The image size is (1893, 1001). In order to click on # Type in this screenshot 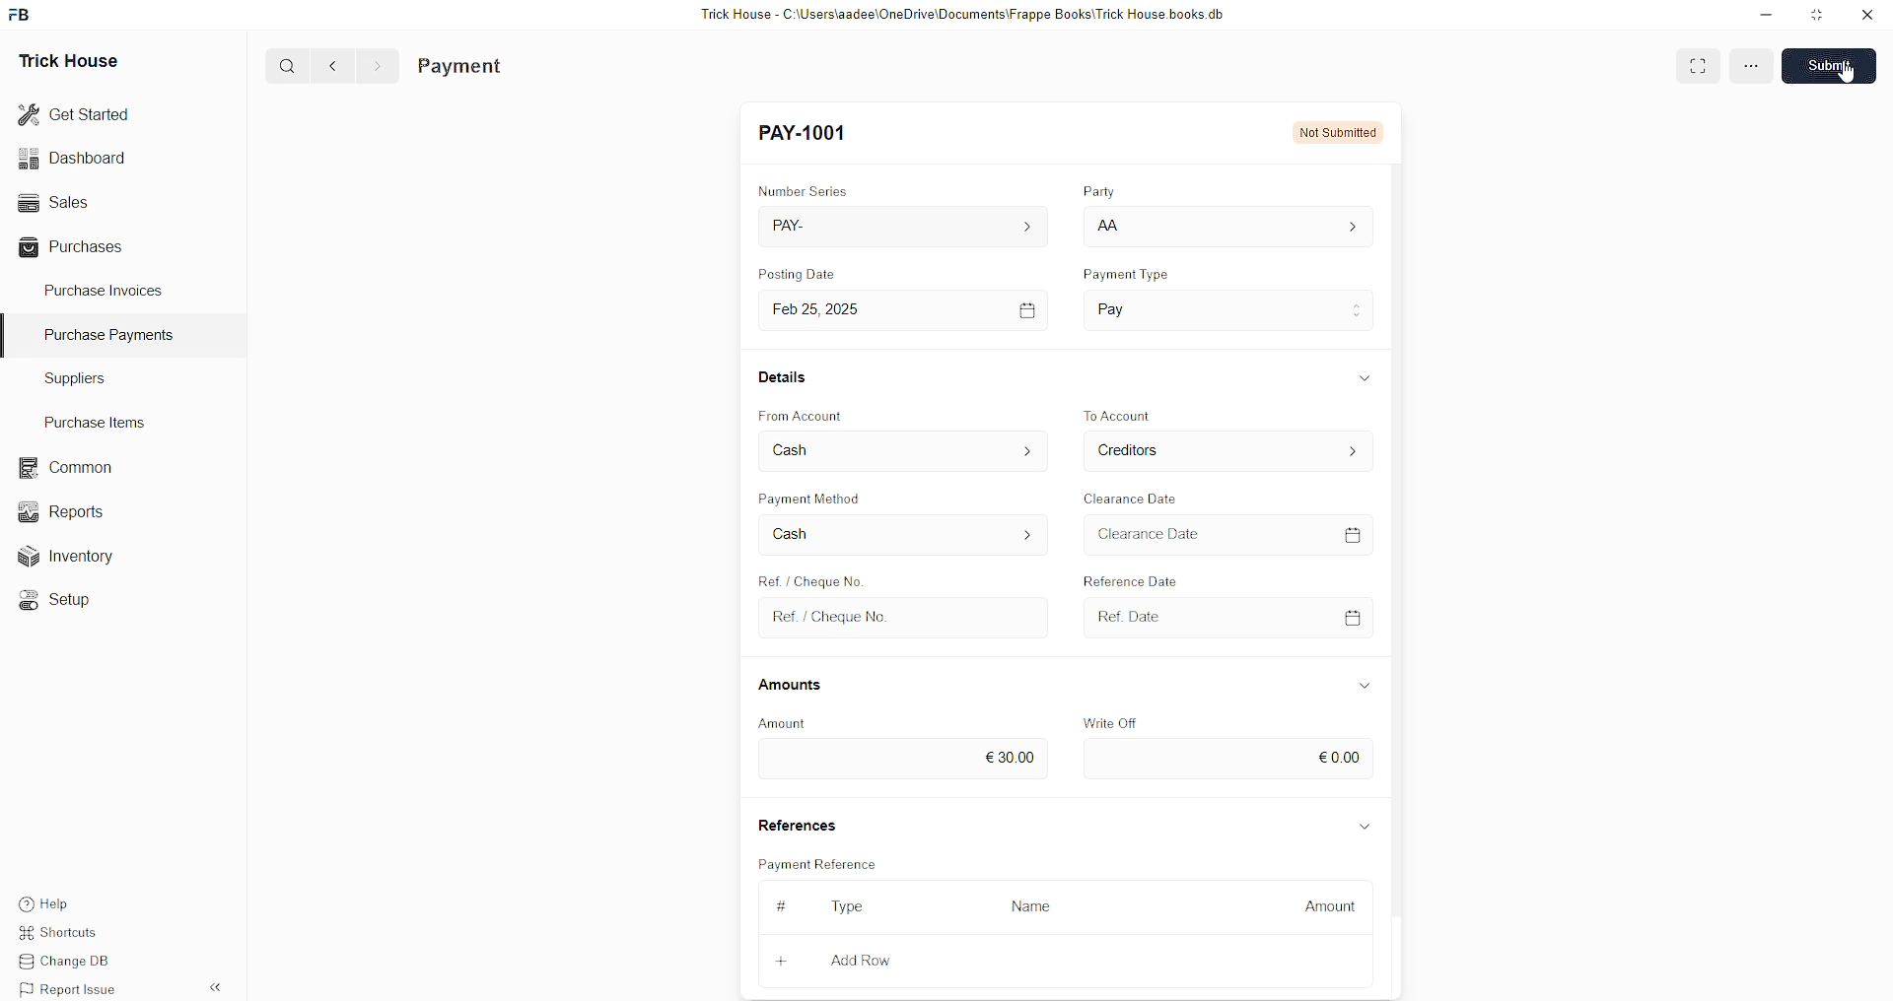, I will do `click(813, 904)`.